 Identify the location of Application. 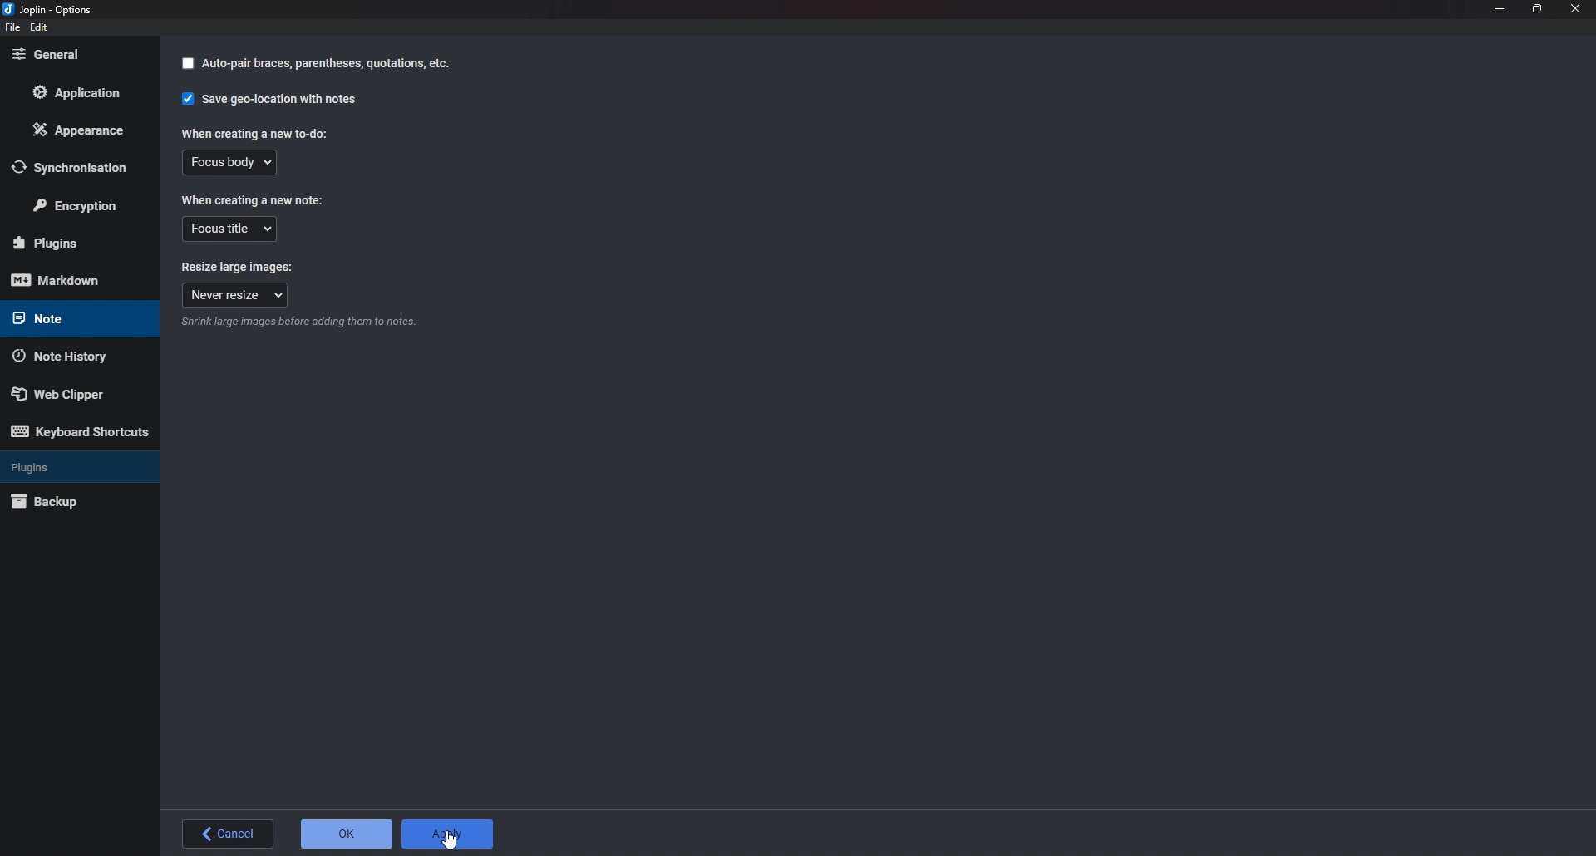
(82, 95).